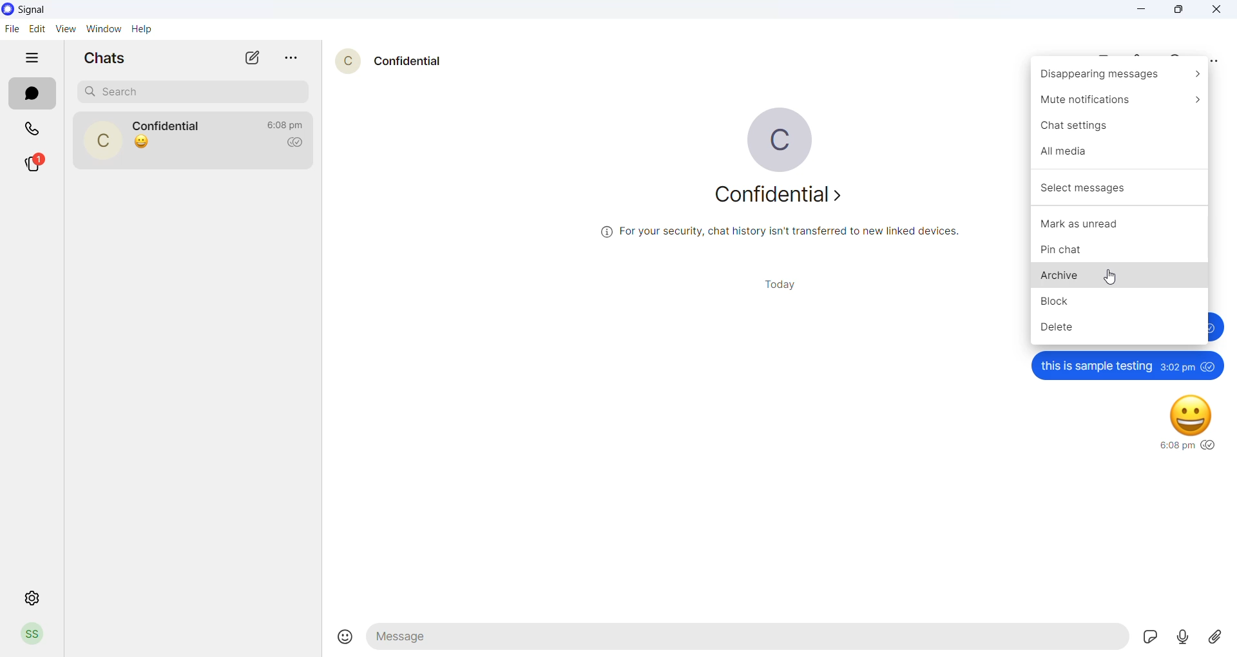 This screenshot has height=657, width=1237. I want to click on pin chat, so click(1122, 249).